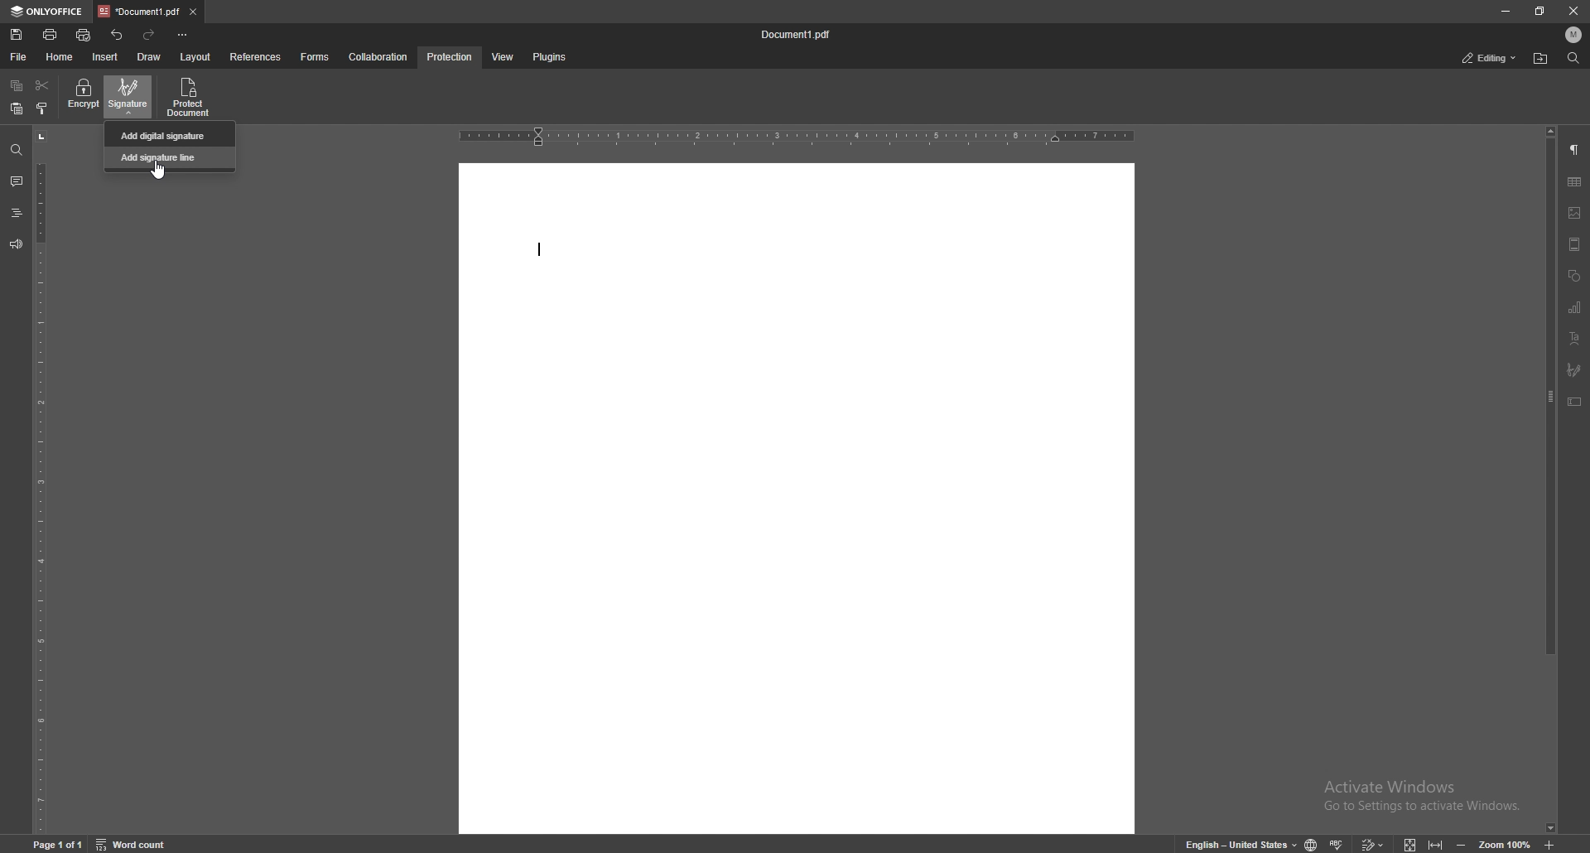 The image size is (1590, 853). Describe the element at coordinates (1405, 842) in the screenshot. I see `fit to screen` at that location.